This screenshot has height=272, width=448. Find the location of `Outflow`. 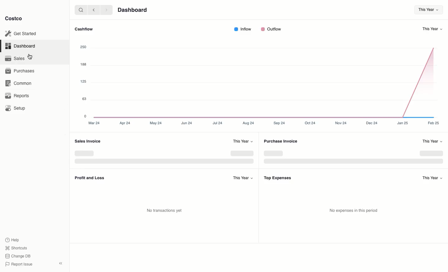

Outflow is located at coordinates (271, 29).